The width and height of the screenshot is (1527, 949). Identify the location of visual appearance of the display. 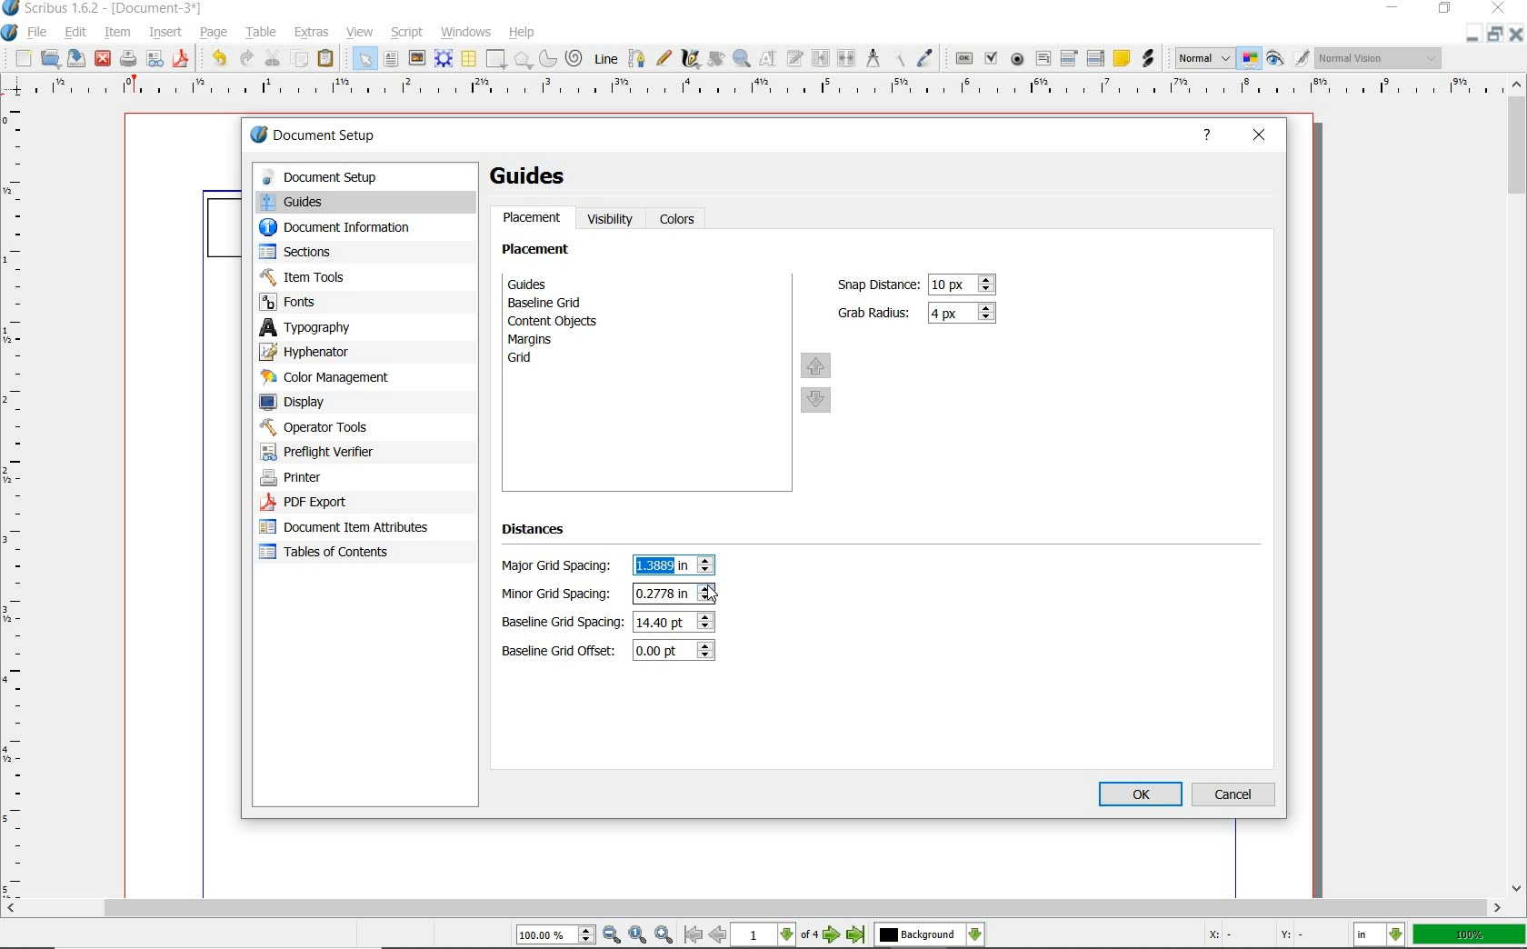
(1380, 59).